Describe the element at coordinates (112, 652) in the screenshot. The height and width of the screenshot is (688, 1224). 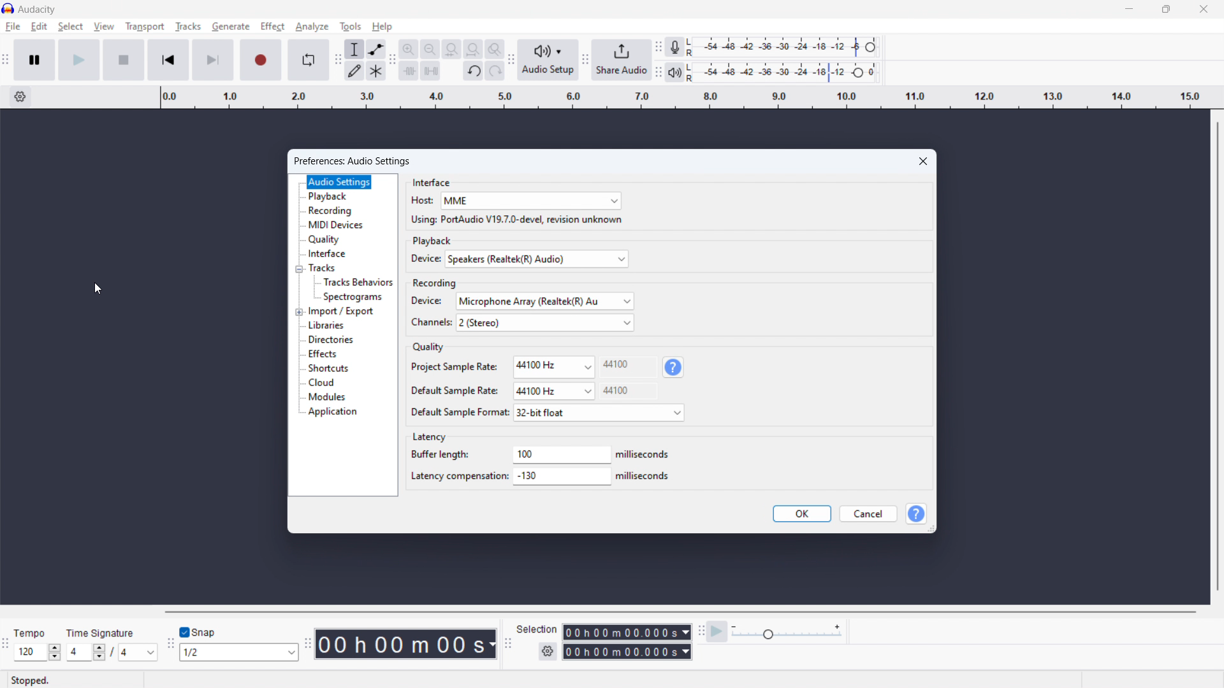
I see `set time signature` at that location.